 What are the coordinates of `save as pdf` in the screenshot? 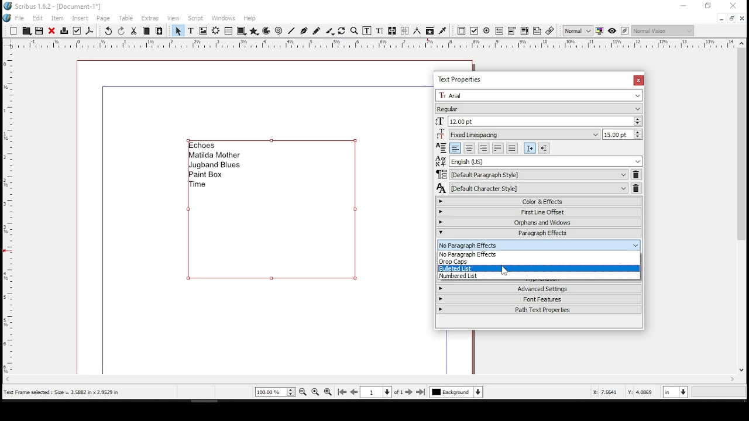 It's located at (90, 31).